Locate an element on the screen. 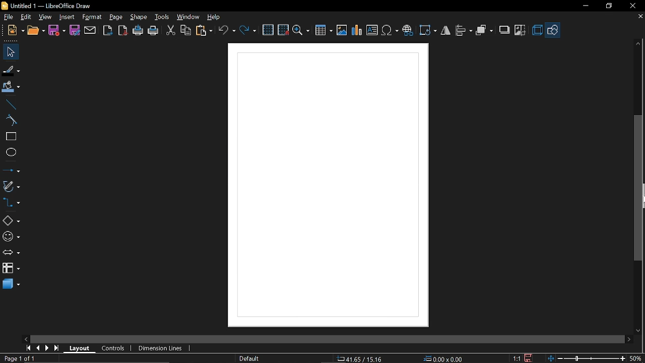 Image resolution: width=645 pixels, height=363 pixels. cut is located at coordinates (171, 30).